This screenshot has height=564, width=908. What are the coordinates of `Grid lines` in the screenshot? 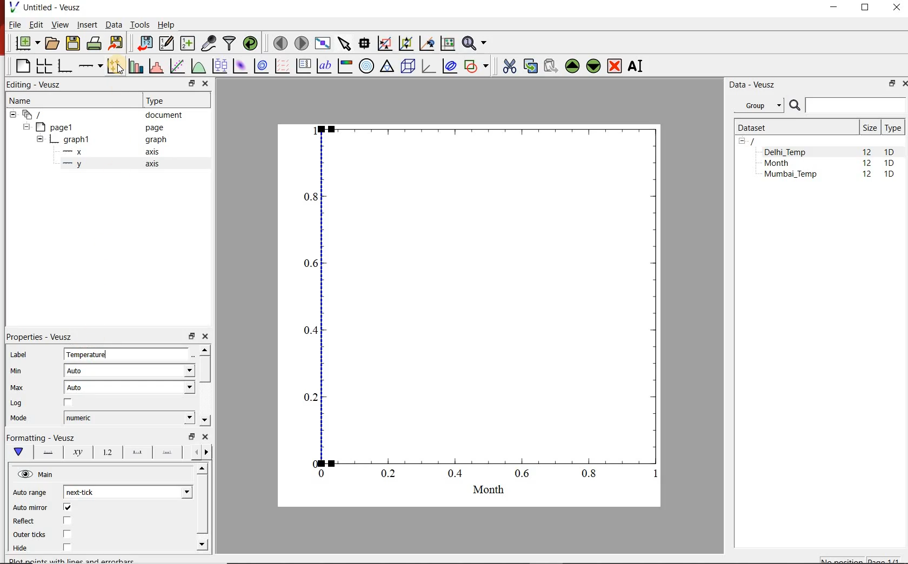 It's located at (202, 453).